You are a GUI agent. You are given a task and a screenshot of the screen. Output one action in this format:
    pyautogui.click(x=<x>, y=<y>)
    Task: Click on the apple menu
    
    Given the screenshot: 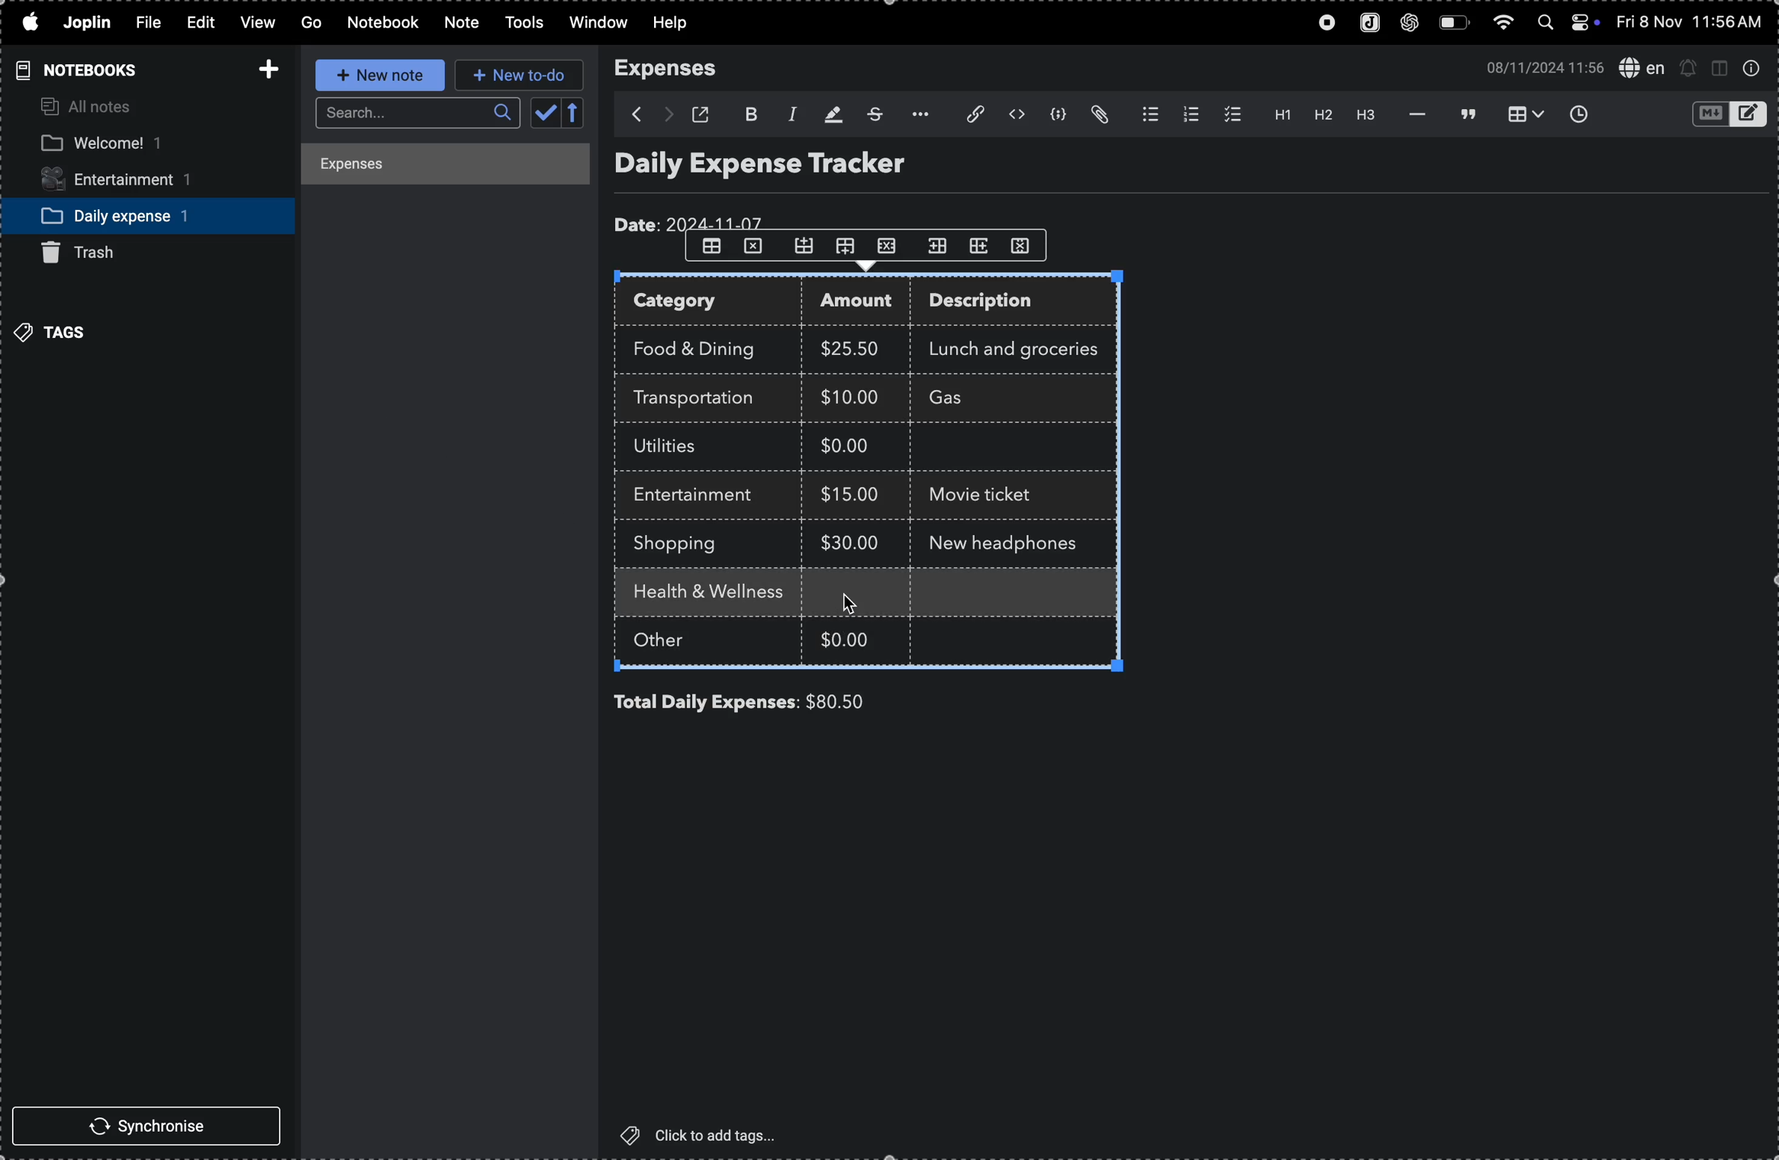 What is the action you would take?
    pyautogui.click(x=29, y=23)
    